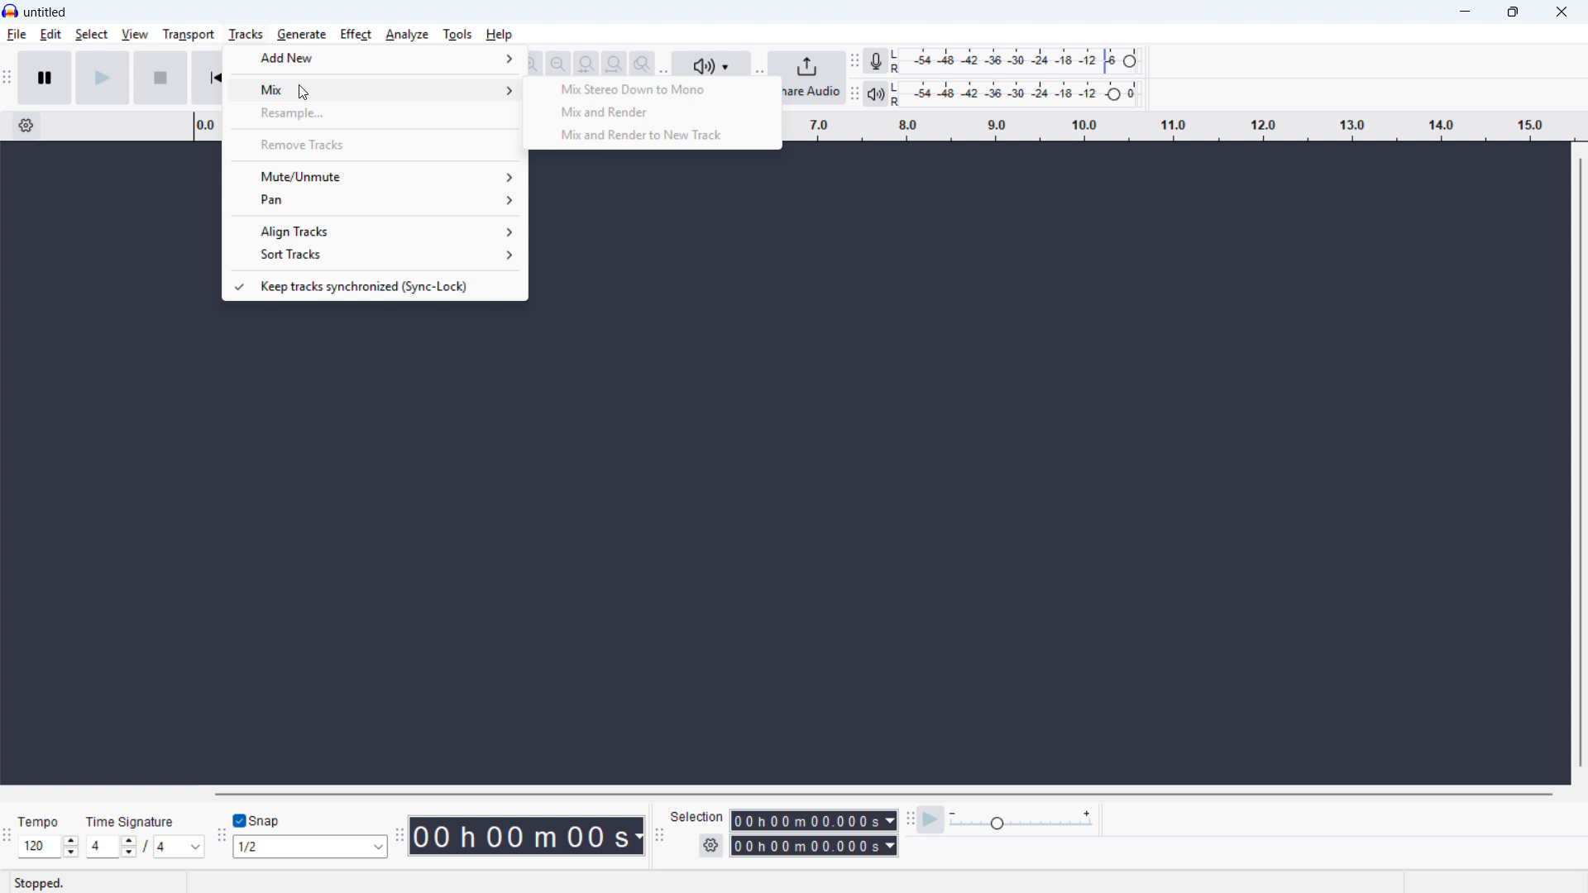 This screenshot has height=893, width=1588. I want to click on Time toolbar , so click(399, 836).